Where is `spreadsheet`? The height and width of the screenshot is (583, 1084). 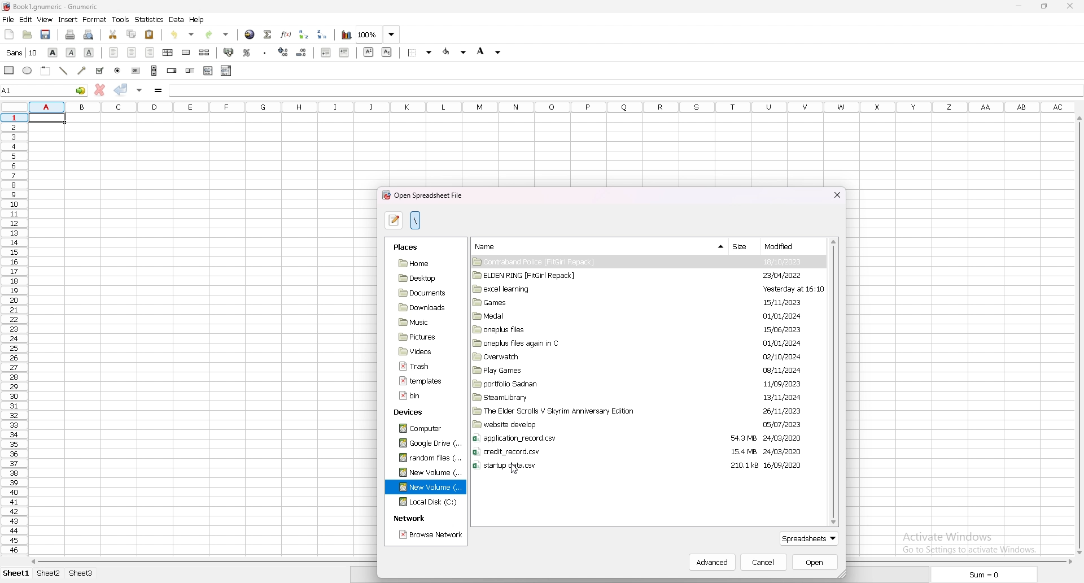
spreadsheet is located at coordinates (811, 539).